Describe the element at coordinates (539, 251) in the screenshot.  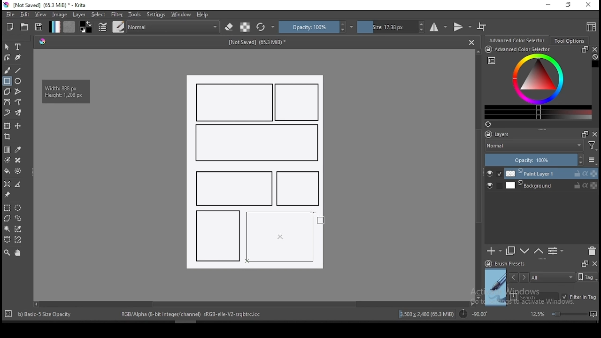
I see `move layer one step down` at that location.